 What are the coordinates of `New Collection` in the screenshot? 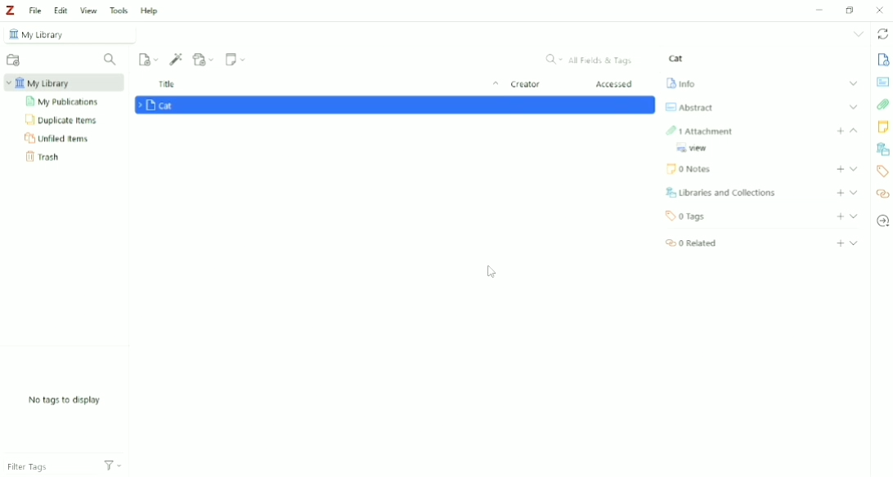 It's located at (14, 61).